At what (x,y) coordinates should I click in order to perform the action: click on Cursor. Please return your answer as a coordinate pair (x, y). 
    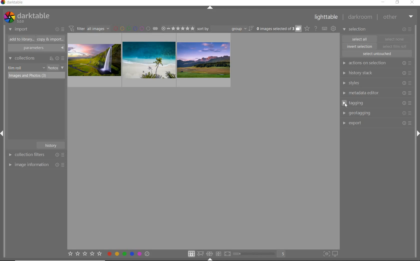
    Looking at the image, I should click on (346, 105).